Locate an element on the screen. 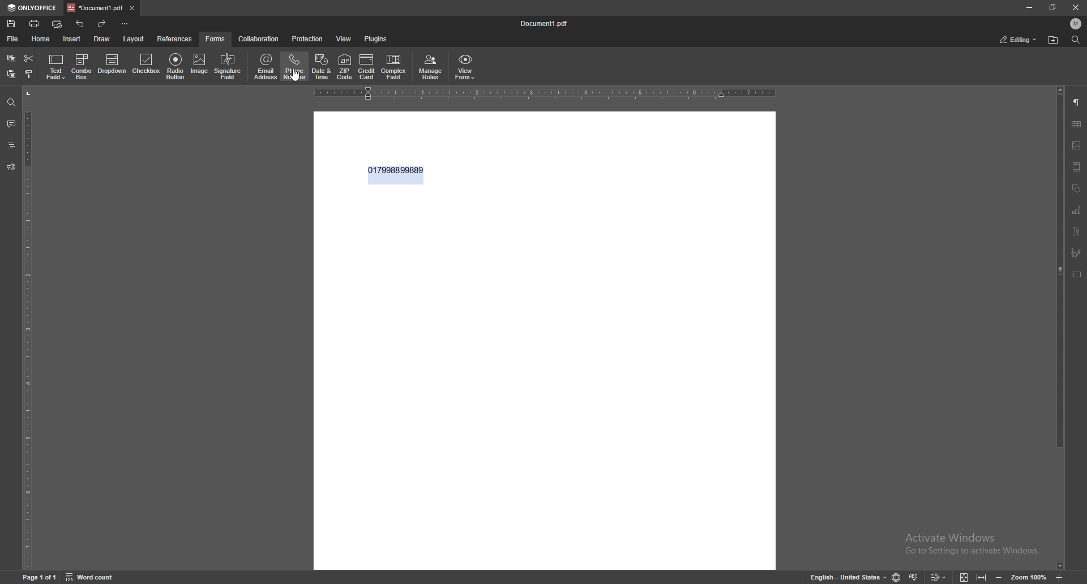 This screenshot has height=584, width=1087. English- United States is located at coordinates (849, 577).